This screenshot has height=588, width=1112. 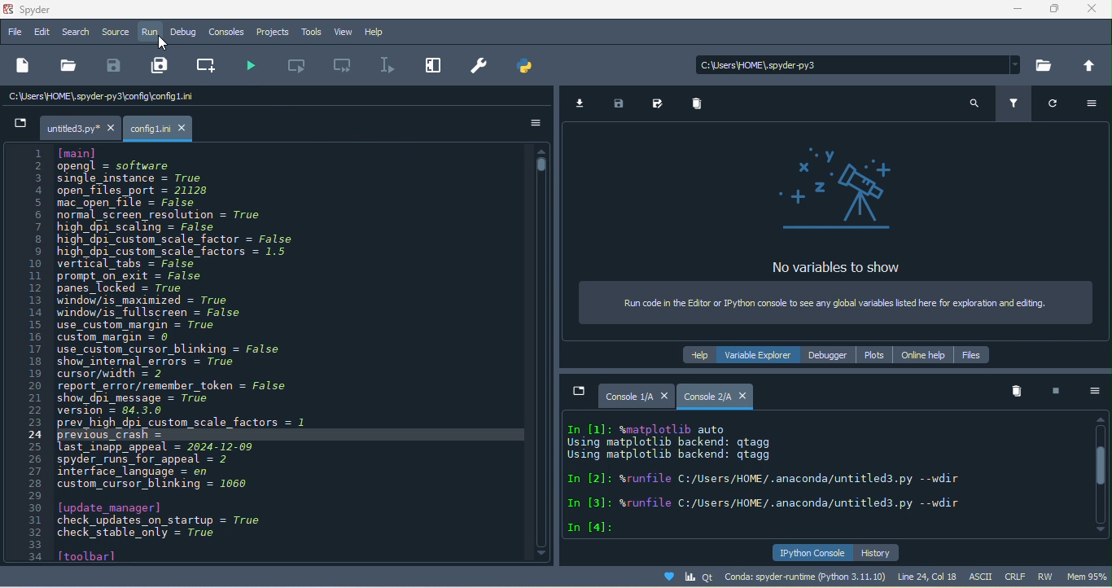 I want to click on preferences, so click(x=477, y=69).